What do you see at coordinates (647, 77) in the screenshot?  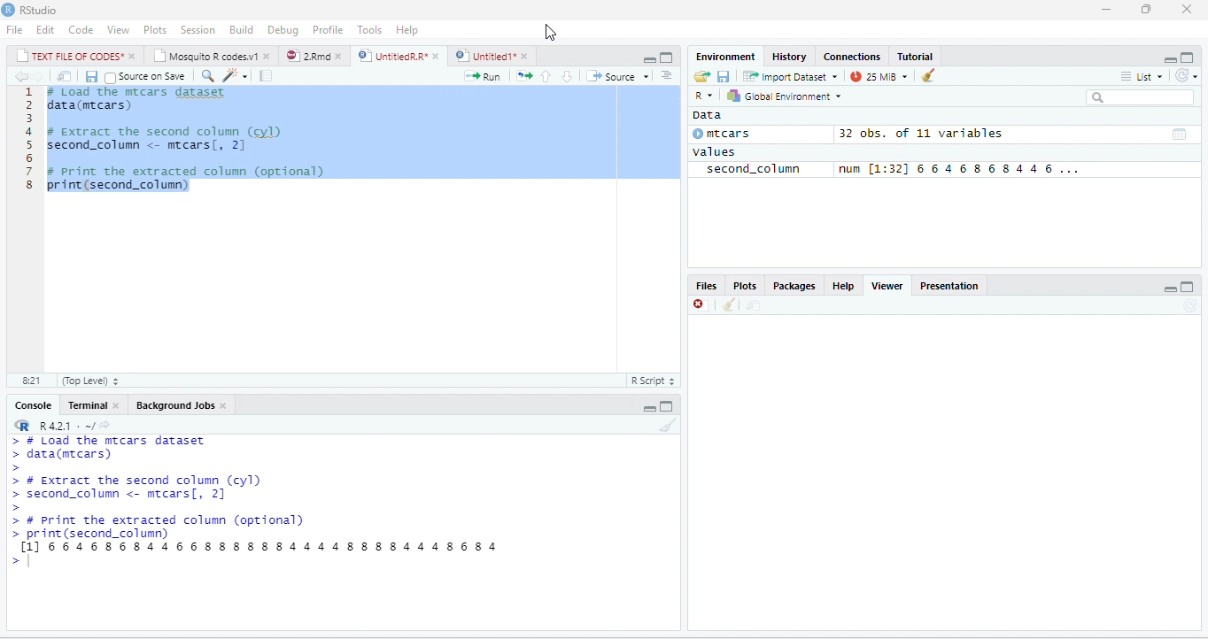 I see `drop down` at bounding box center [647, 77].